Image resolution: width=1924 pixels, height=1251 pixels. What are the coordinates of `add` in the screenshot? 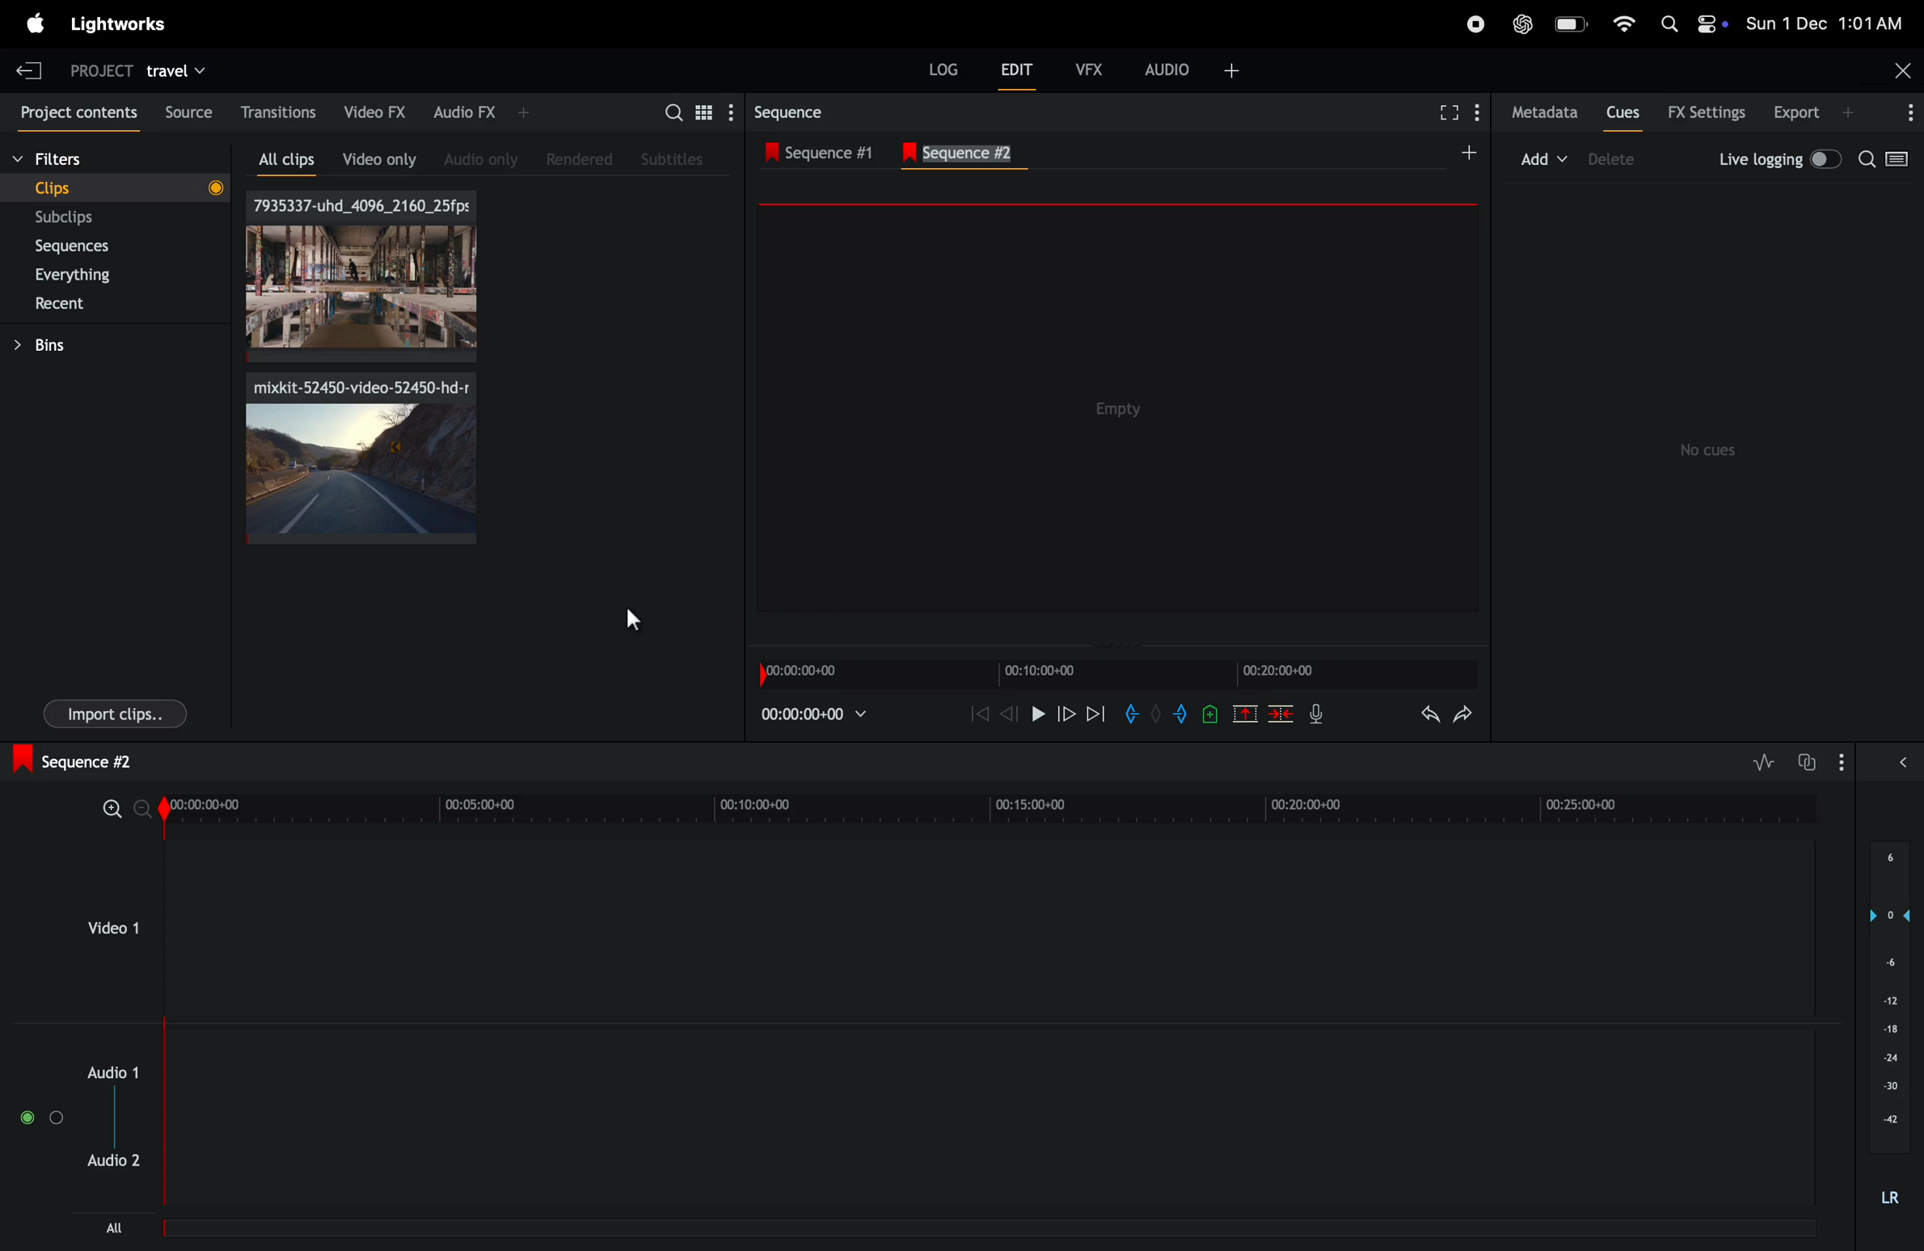 It's located at (1544, 155).